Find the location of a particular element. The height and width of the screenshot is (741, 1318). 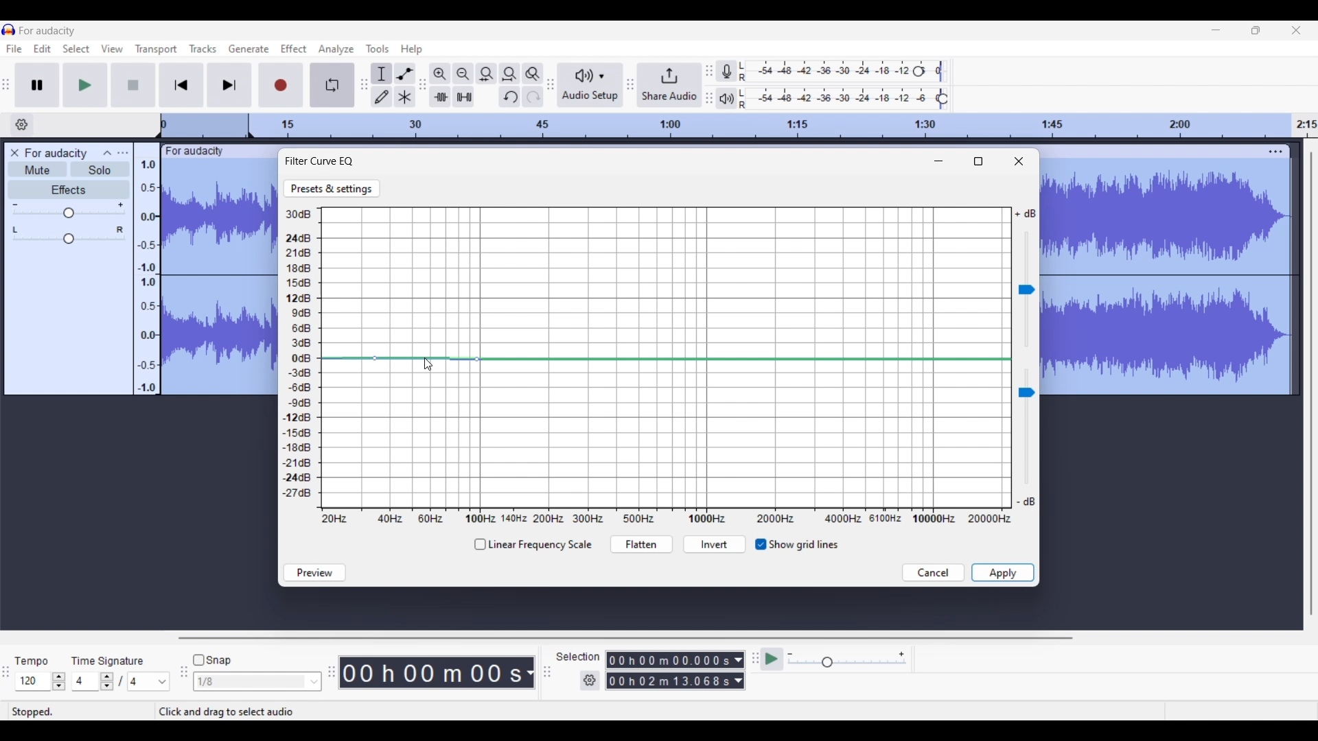

Undo is located at coordinates (509, 96).